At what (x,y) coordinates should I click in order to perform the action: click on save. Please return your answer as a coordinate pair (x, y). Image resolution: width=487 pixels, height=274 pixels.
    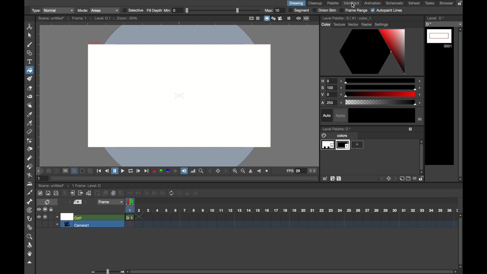
    Looking at the image, I should click on (339, 178).